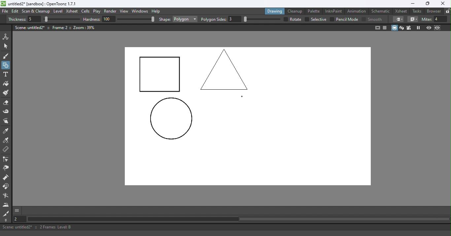 The image size is (451, 236). What do you see at coordinates (109, 19) in the screenshot?
I see `100` at bounding box center [109, 19].